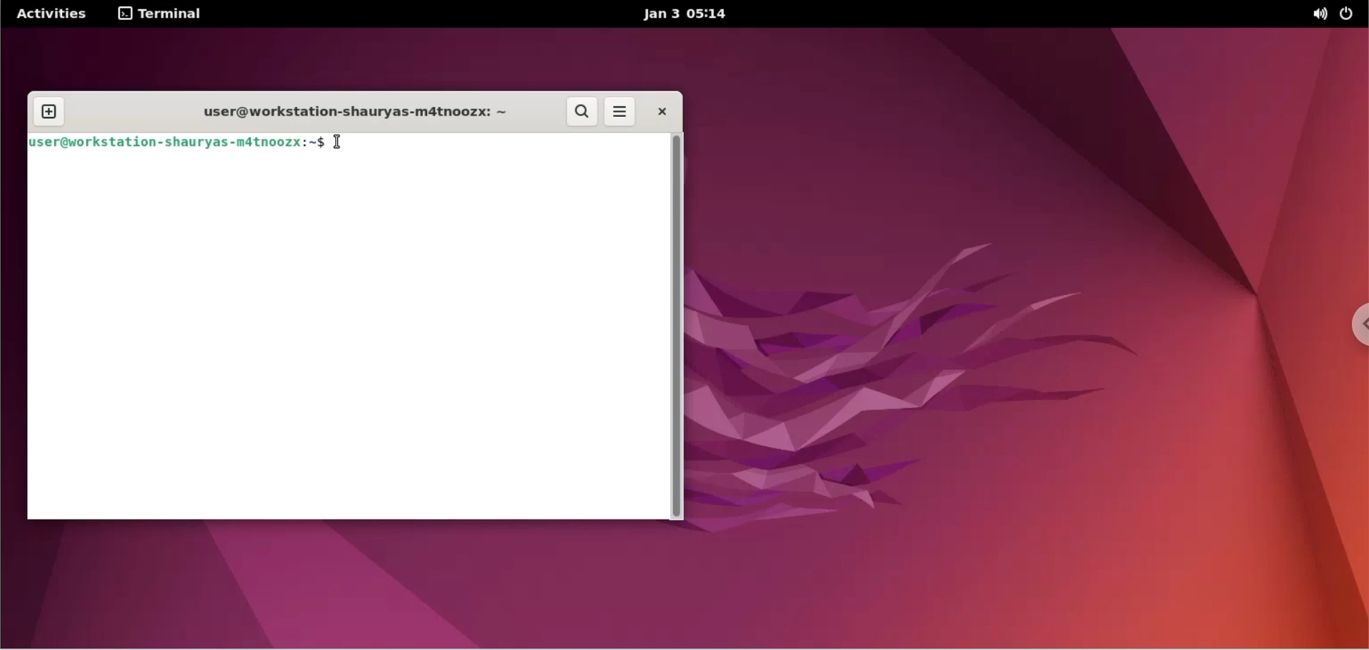 This screenshot has height=650, width=1369. What do you see at coordinates (515, 146) in the screenshot?
I see `command input box` at bounding box center [515, 146].